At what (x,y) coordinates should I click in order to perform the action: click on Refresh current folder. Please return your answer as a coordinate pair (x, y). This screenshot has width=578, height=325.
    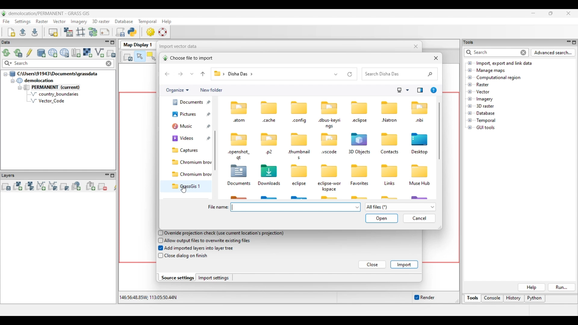
    Looking at the image, I should click on (350, 74).